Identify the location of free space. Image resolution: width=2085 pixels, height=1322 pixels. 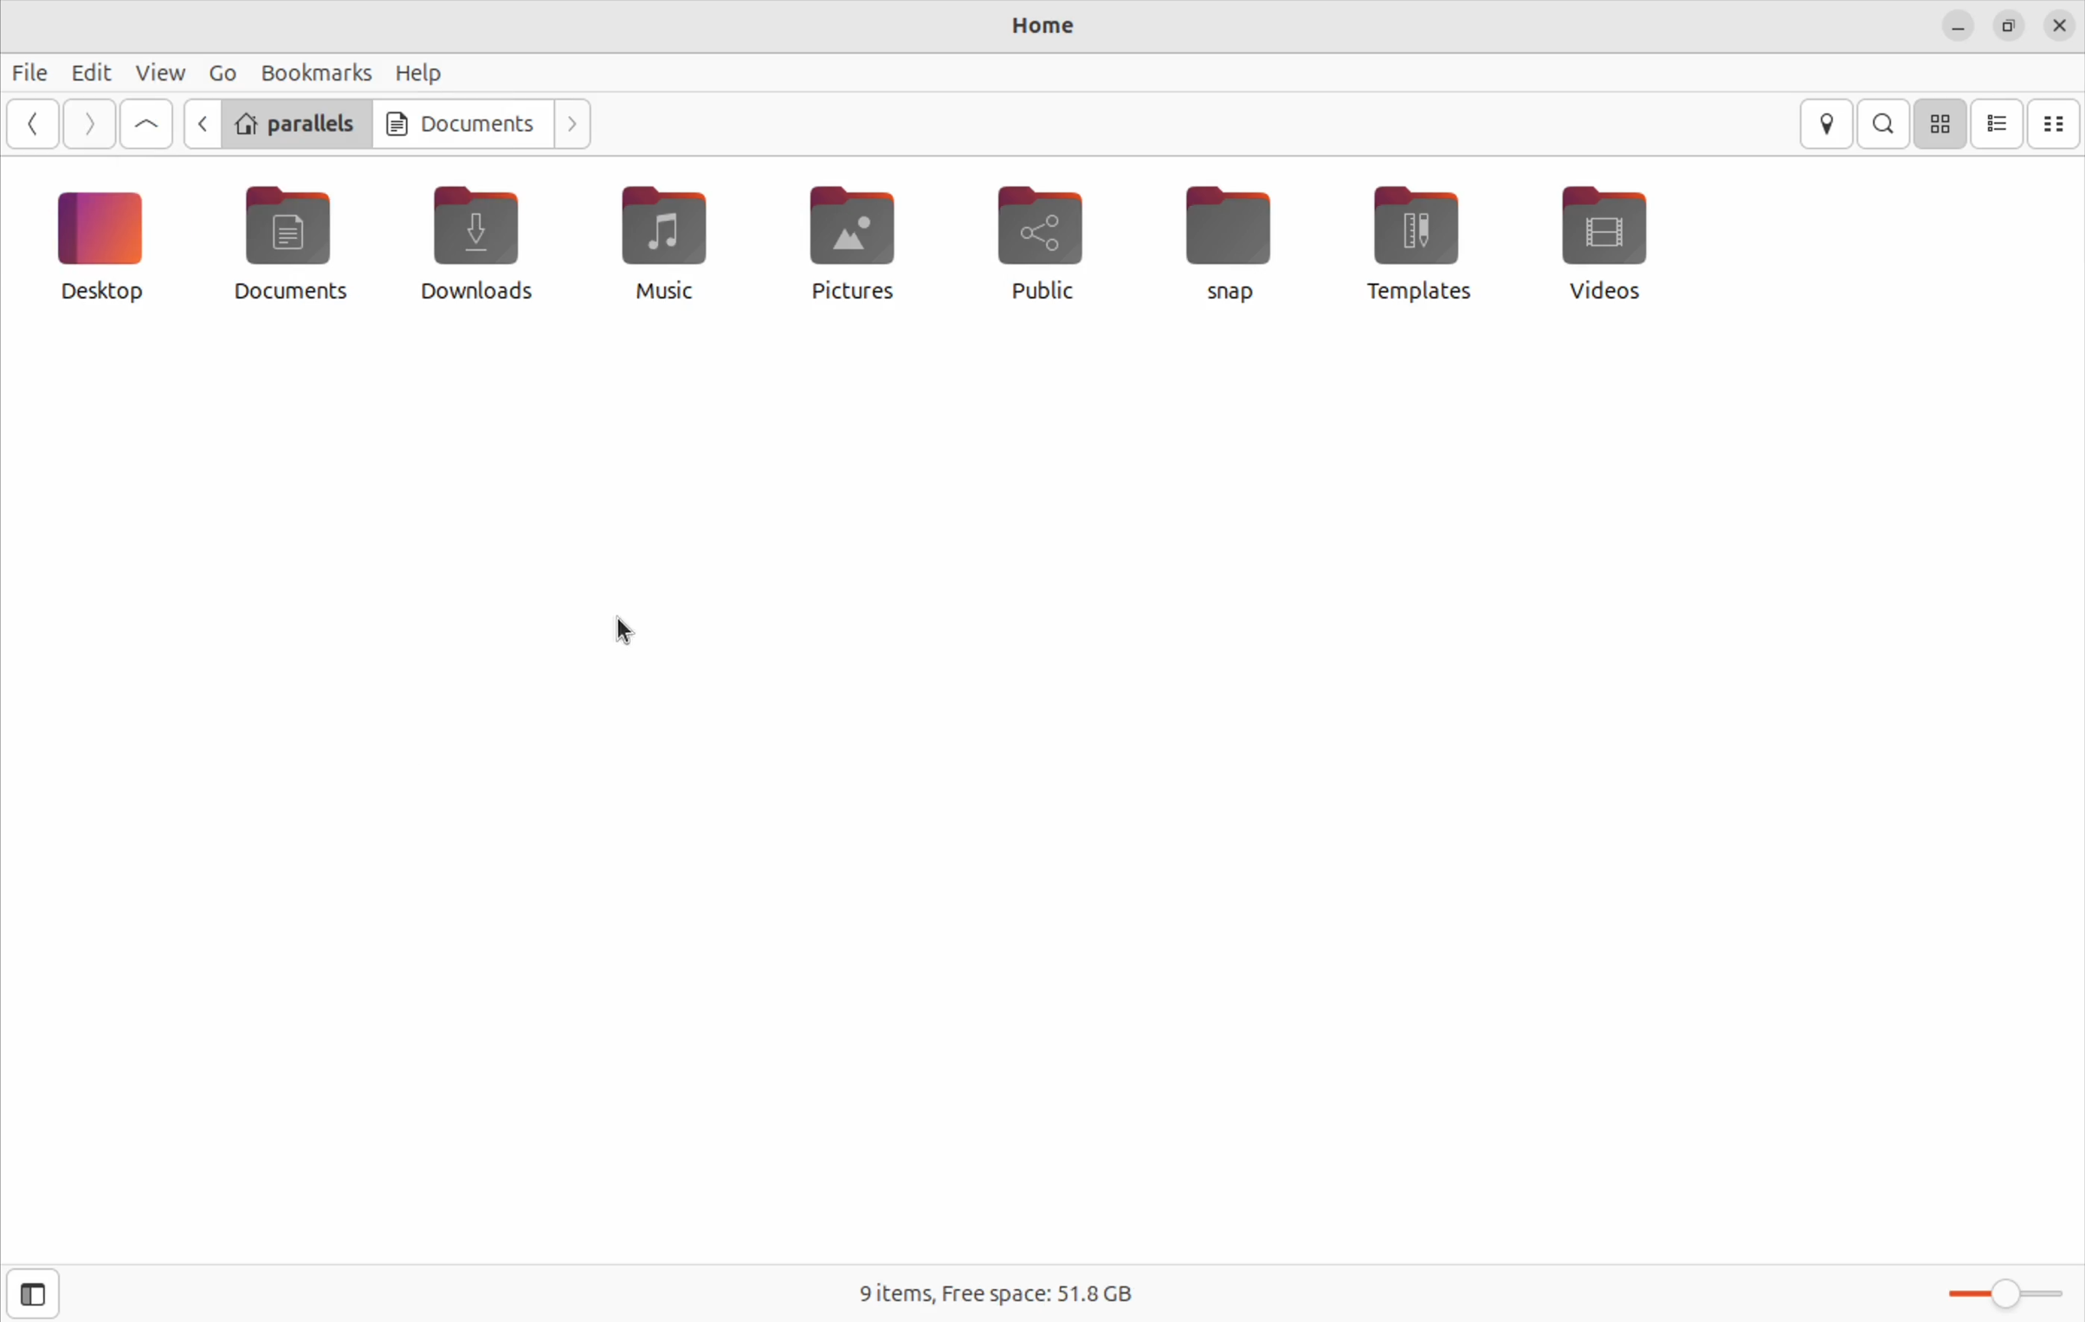
(1000, 1293).